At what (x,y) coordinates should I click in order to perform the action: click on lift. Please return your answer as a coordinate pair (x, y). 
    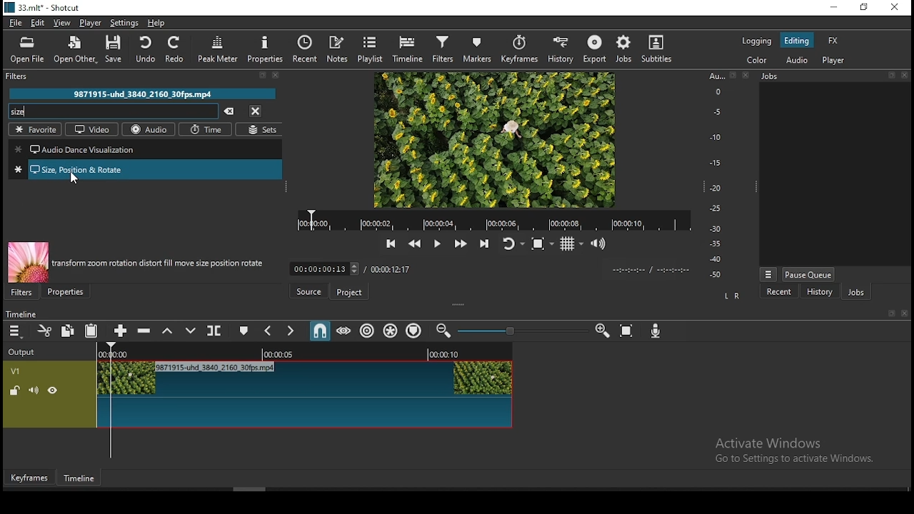
    Looking at the image, I should click on (166, 329).